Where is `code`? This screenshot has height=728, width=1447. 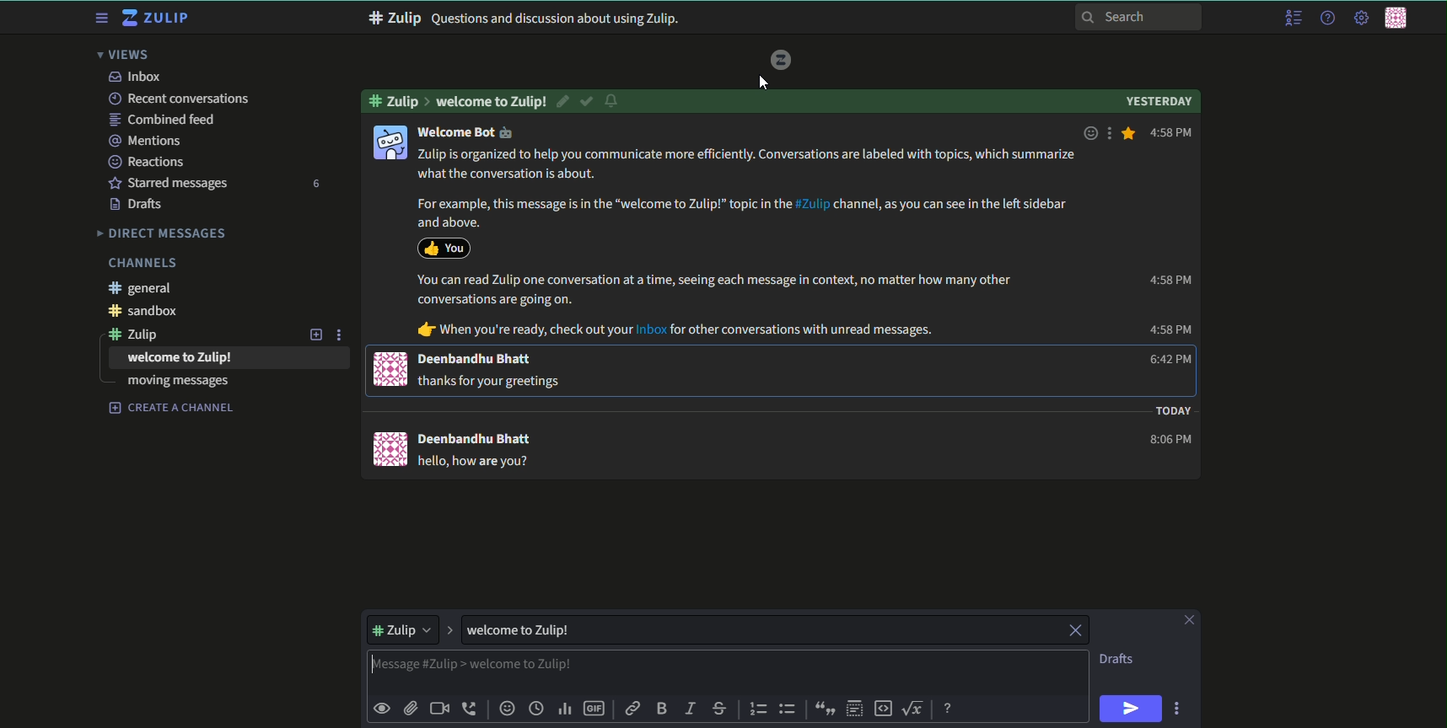 code is located at coordinates (884, 708).